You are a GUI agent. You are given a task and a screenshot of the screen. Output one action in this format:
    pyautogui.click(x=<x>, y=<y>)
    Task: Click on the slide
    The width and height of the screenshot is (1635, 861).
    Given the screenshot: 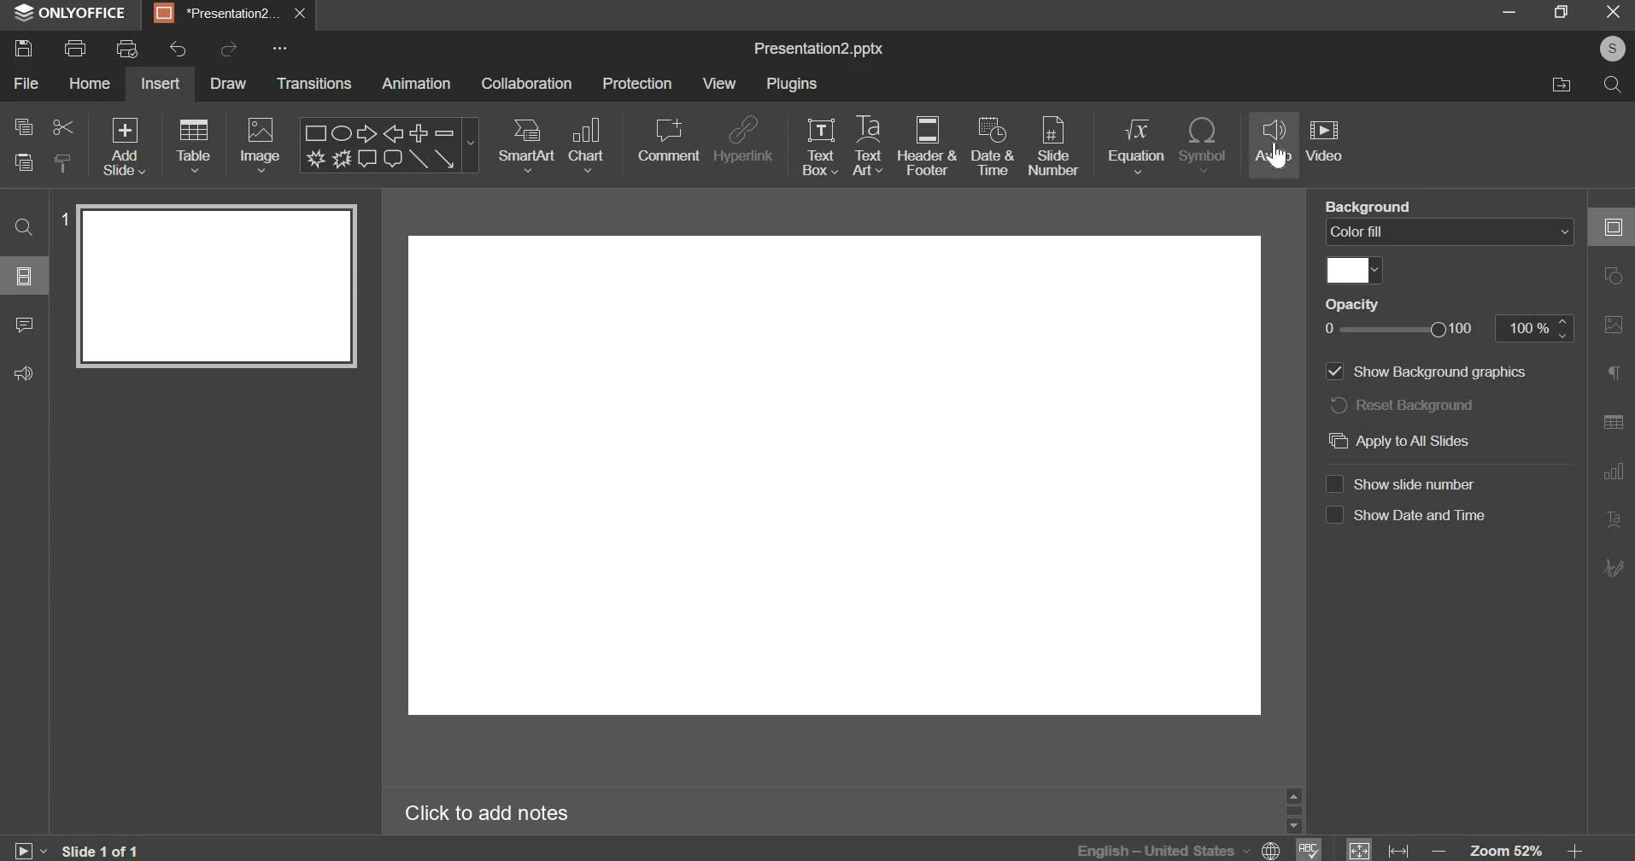 What is the action you would take?
    pyautogui.click(x=25, y=277)
    